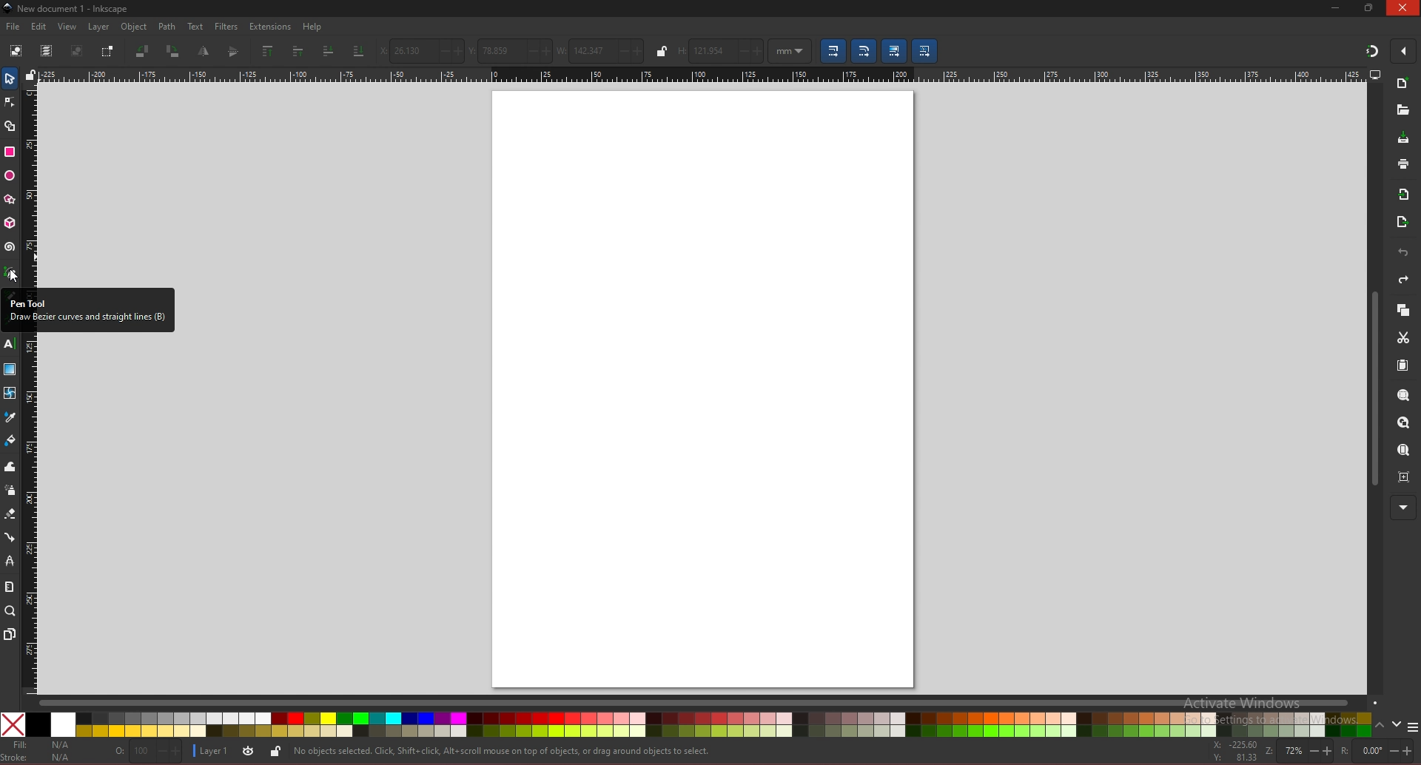 The image size is (1421, 765). I want to click on scale stroke width, so click(833, 51).